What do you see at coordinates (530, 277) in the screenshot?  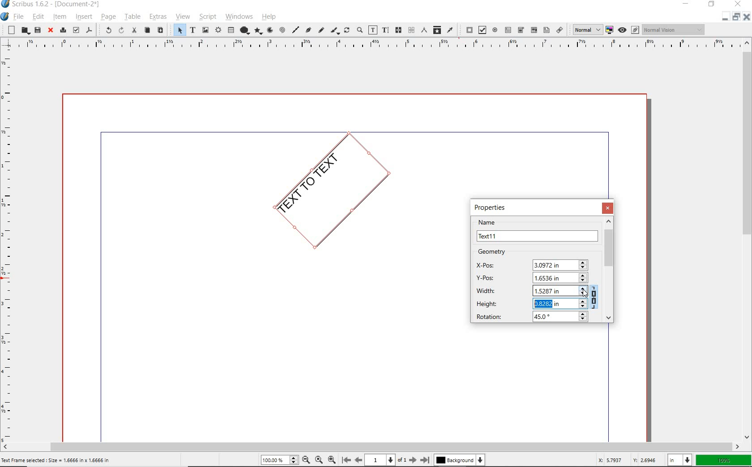 I see `Y-POS` at bounding box center [530, 277].